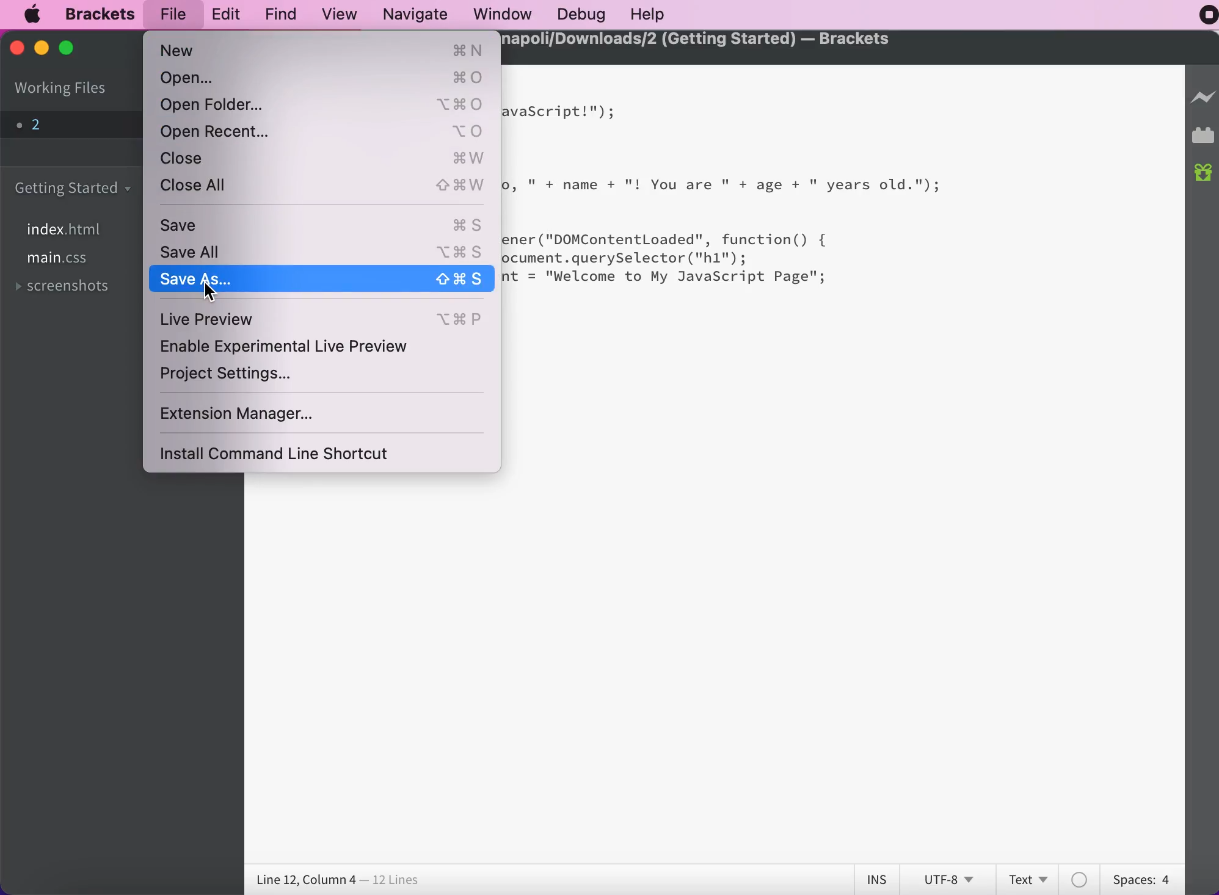 The height and width of the screenshot is (895, 1219). Describe the element at coordinates (1204, 174) in the screenshot. I see `new build of brackets` at that location.